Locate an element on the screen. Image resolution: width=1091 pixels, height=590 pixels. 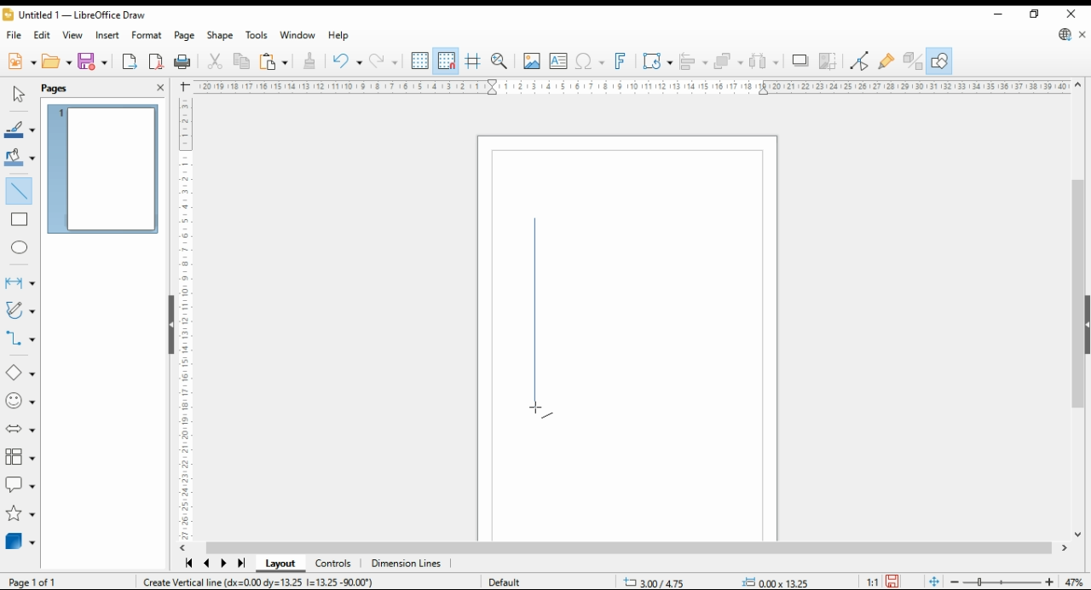
insert textbox is located at coordinates (558, 62).